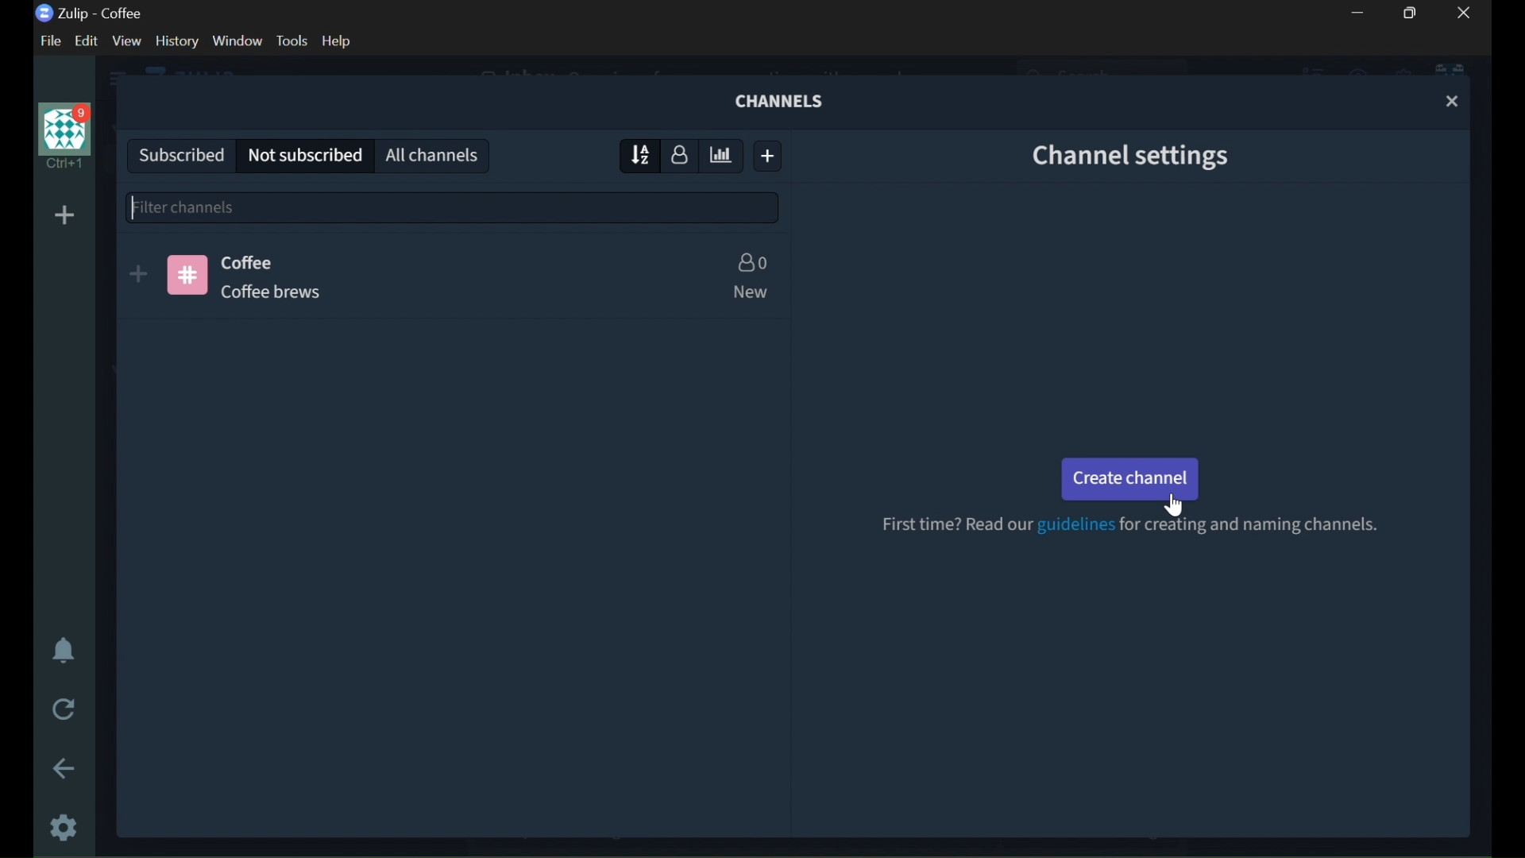 The image size is (1525, 858). Describe the element at coordinates (771, 156) in the screenshot. I see `CREATE NEW CHANNEL` at that location.